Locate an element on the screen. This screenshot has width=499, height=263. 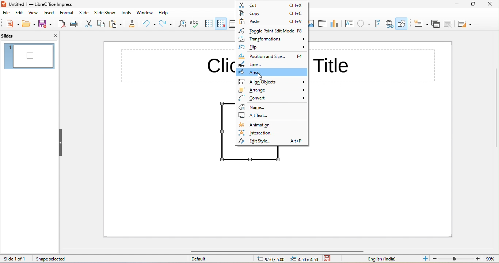
paste is located at coordinates (256, 22).